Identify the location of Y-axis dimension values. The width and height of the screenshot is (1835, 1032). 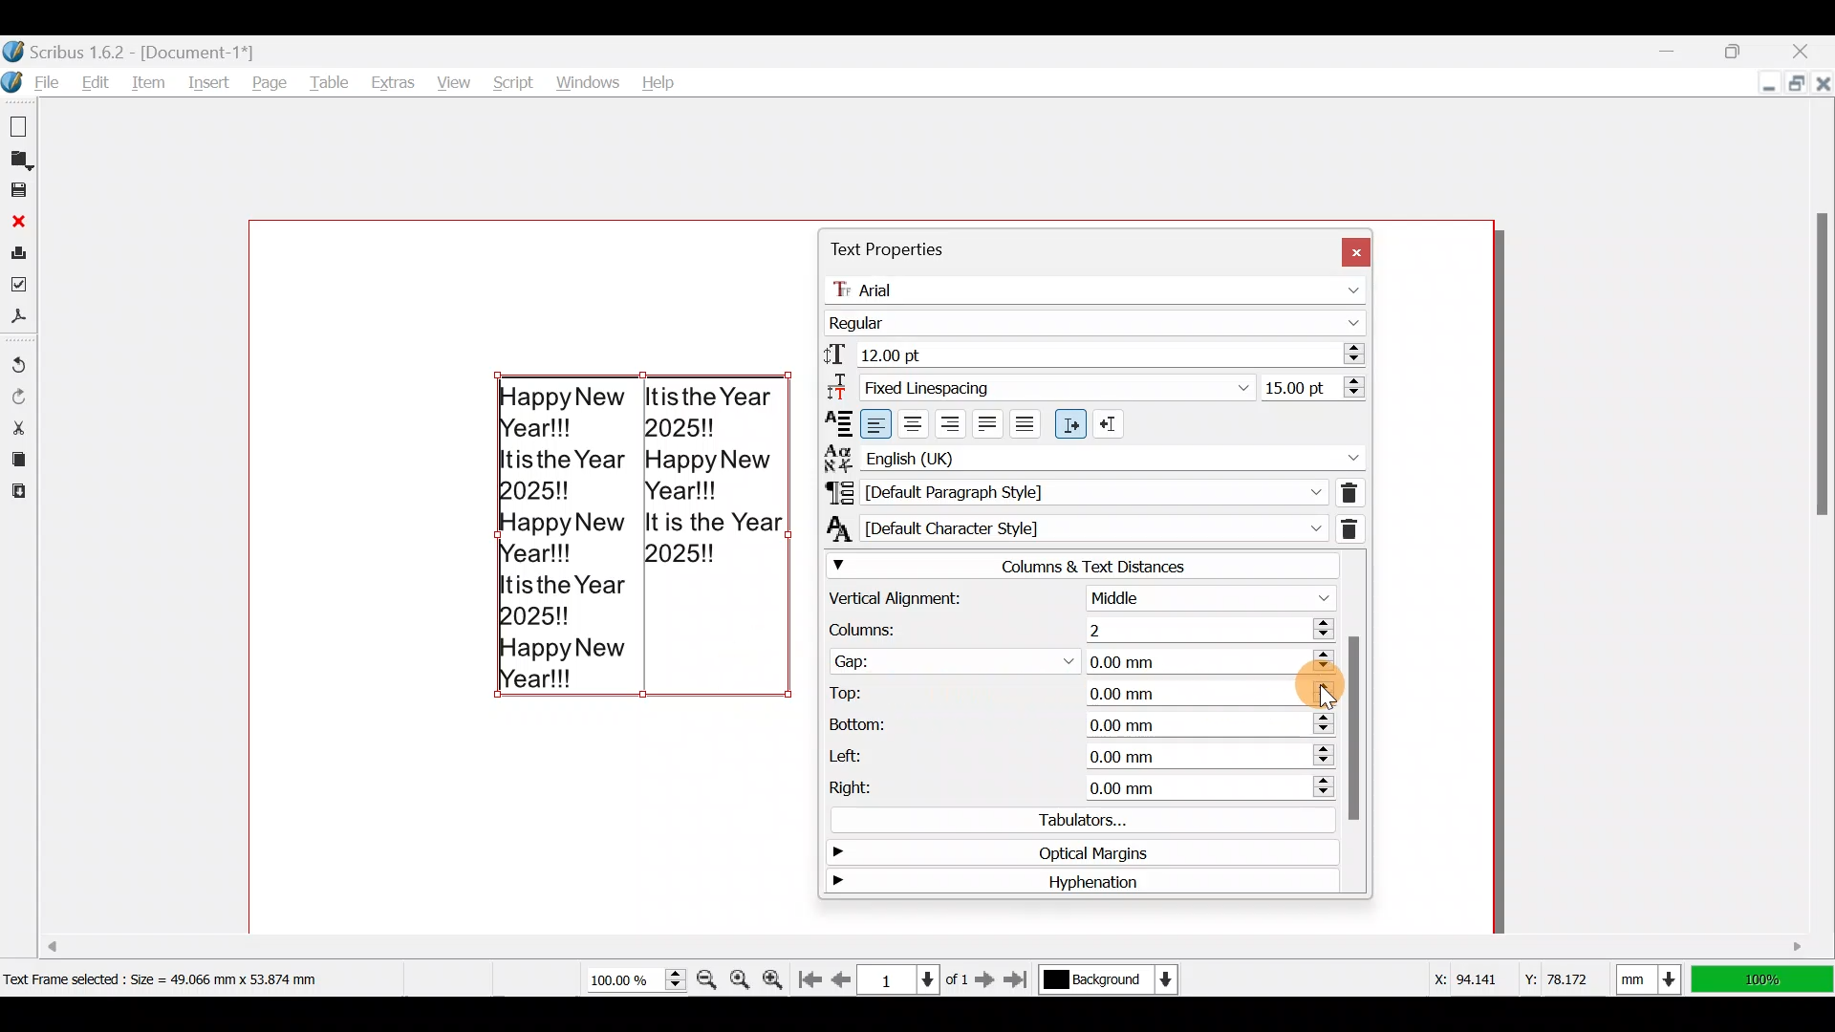
(1566, 972).